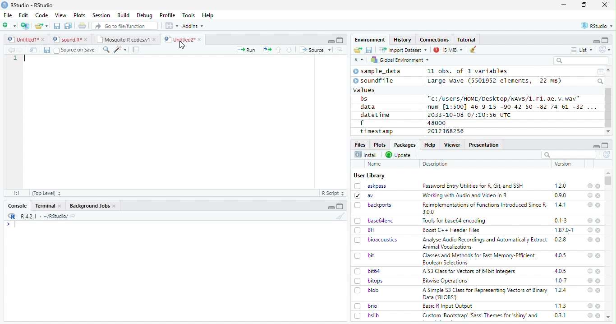 The image size is (616, 324). What do you see at coordinates (496, 81) in the screenshot?
I see `Large wave (5501952 elements, 22 MB)` at bounding box center [496, 81].